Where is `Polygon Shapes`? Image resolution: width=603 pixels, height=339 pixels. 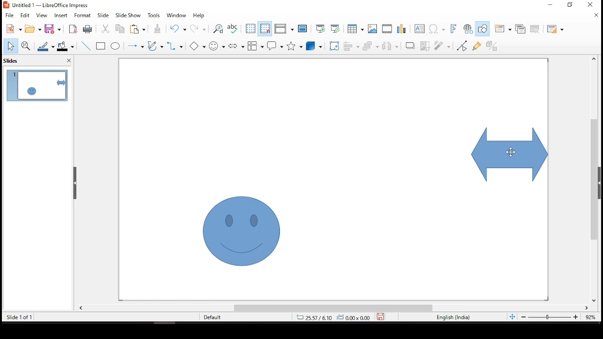
Polygon Shapes is located at coordinates (197, 46).